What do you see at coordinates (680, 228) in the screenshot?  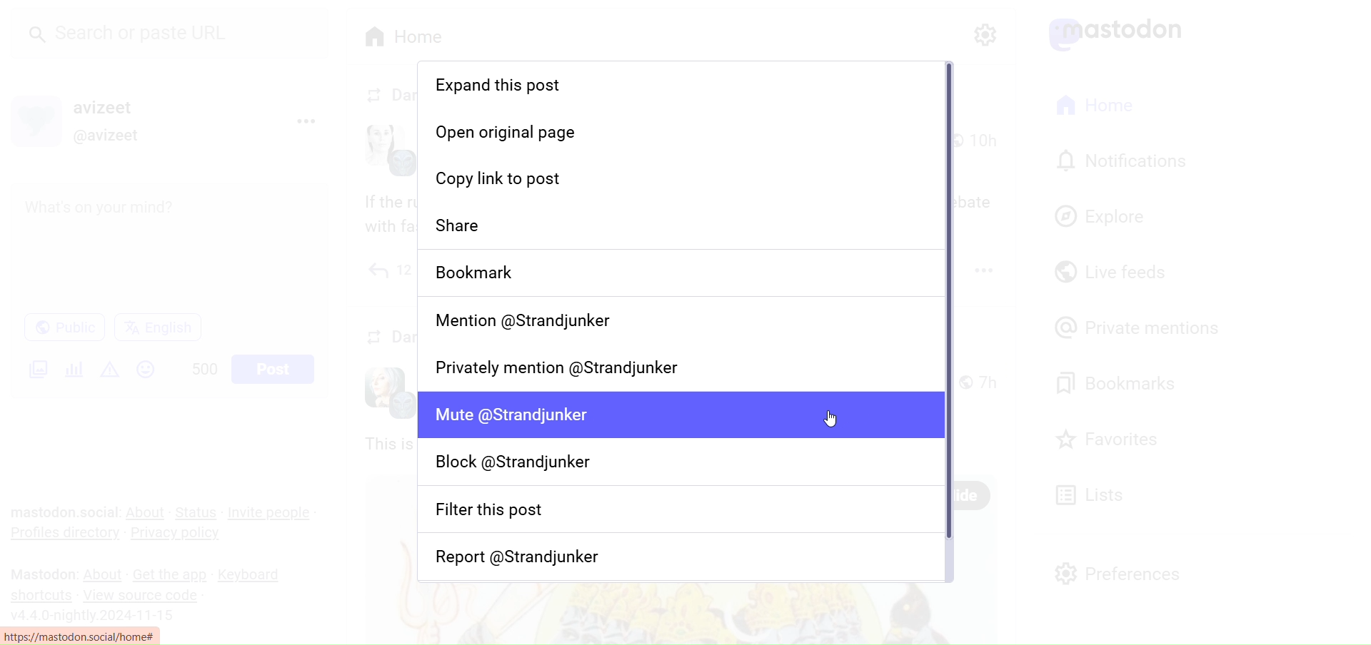 I see `Share` at bounding box center [680, 228].